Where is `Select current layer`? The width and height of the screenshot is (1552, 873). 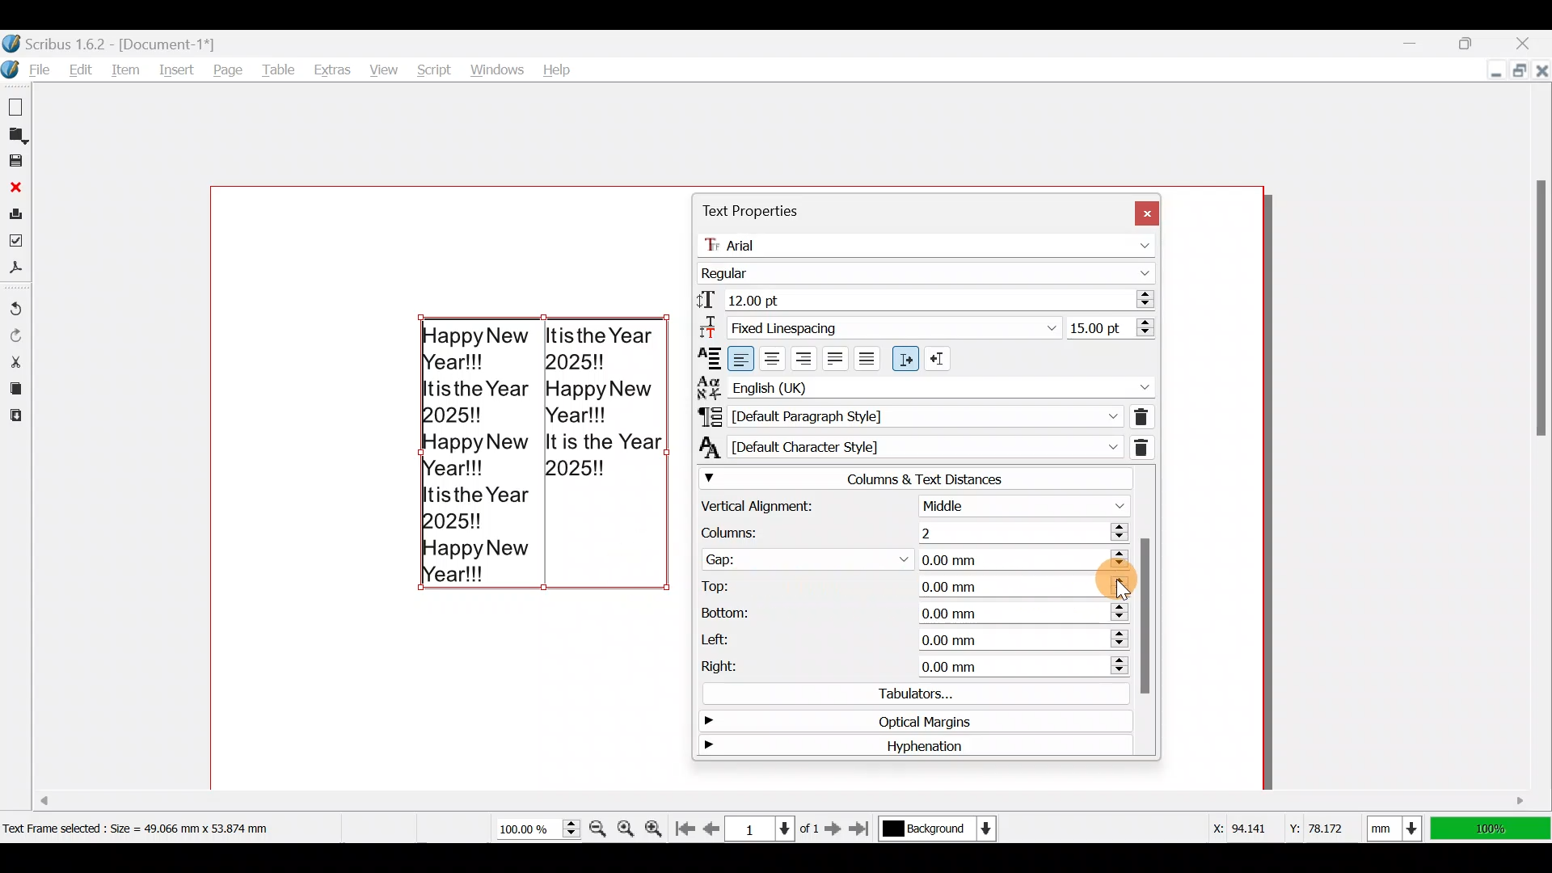
Select current layer is located at coordinates (936, 829).